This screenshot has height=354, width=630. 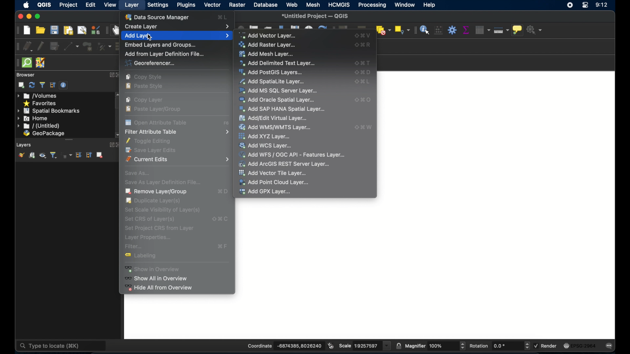 What do you see at coordinates (570, 5) in the screenshot?
I see `screen recorder icon` at bounding box center [570, 5].